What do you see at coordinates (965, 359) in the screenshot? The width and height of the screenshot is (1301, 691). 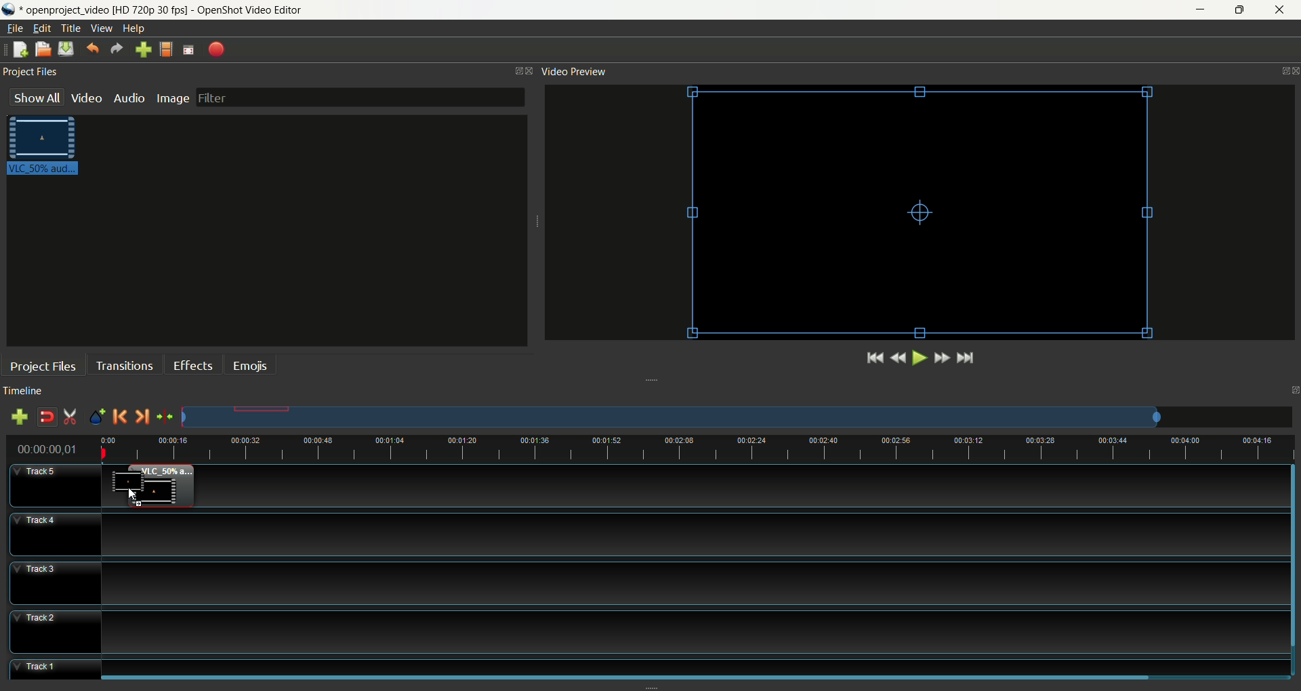 I see `jump to end` at bounding box center [965, 359].